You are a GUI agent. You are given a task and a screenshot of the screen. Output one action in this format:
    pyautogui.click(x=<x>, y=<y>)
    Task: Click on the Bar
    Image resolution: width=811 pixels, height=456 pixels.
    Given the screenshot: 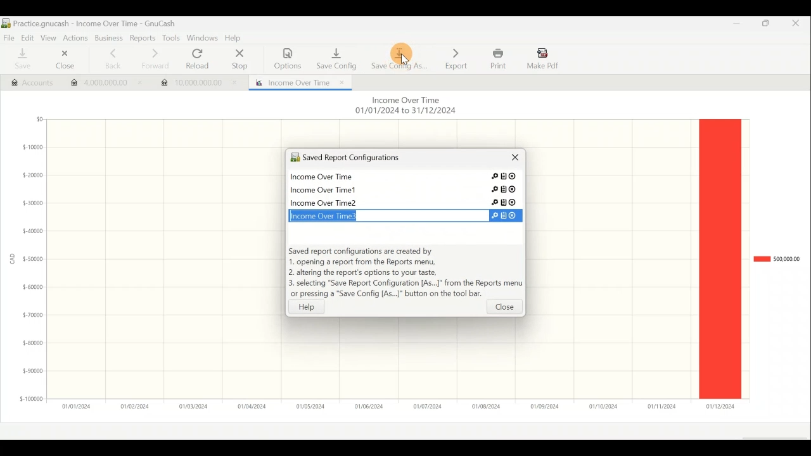 What is the action you would take?
    pyautogui.click(x=720, y=258)
    